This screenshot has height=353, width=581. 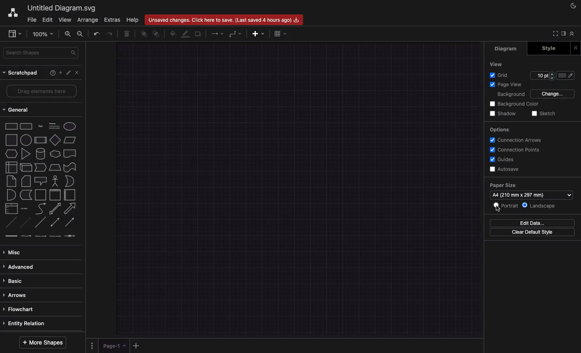 I want to click on Sidebar, so click(x=564, y=33).